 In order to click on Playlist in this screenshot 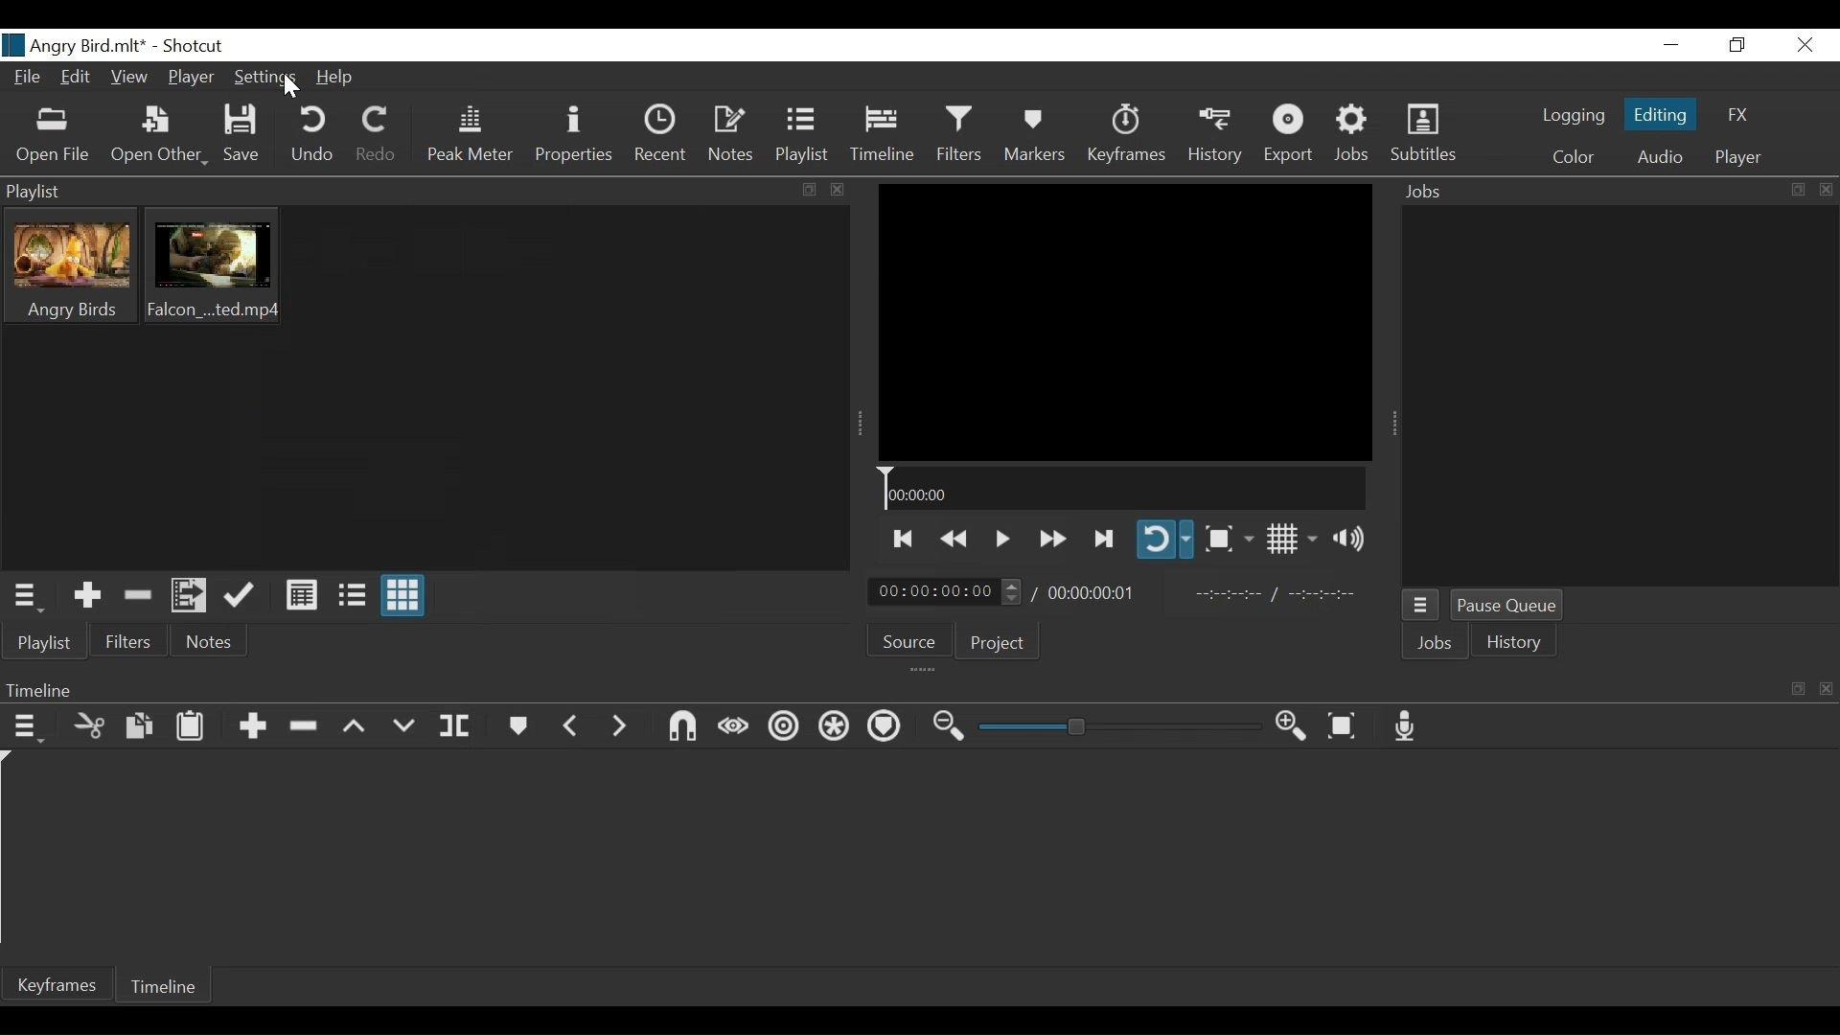, I will do `click(48, 644)`.